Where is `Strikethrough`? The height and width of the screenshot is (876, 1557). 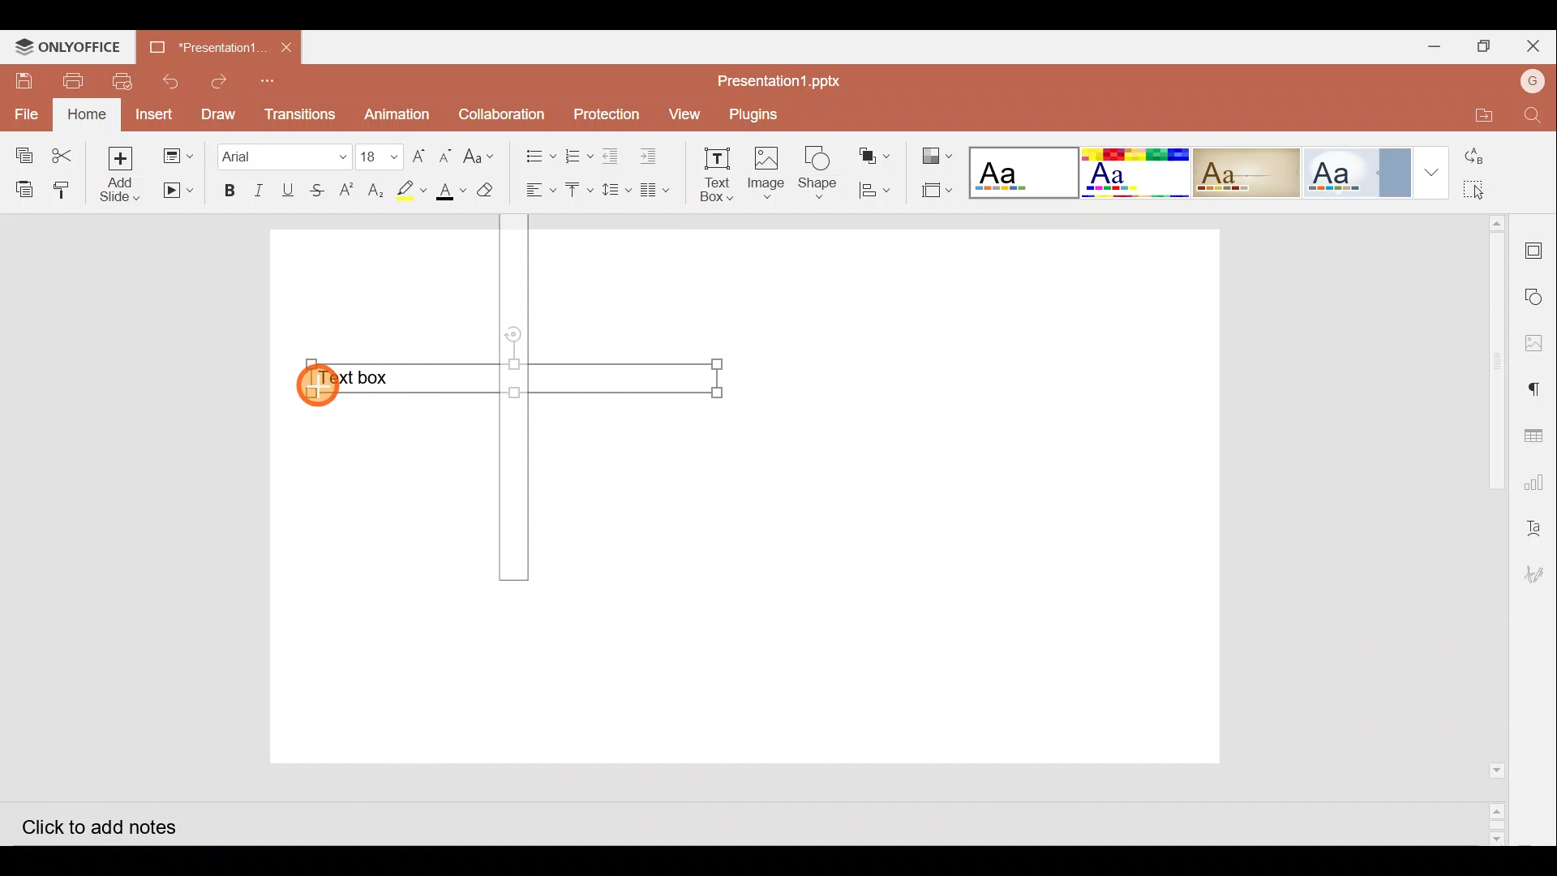
Strikethrough is located at coordinates (315, 189).